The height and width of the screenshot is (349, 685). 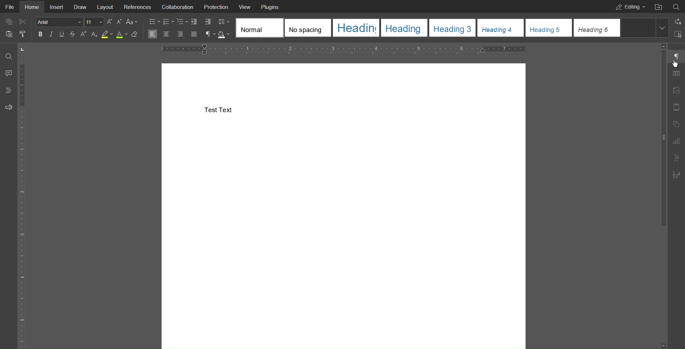 I want to click on Italics, so click(x=52, y=35).